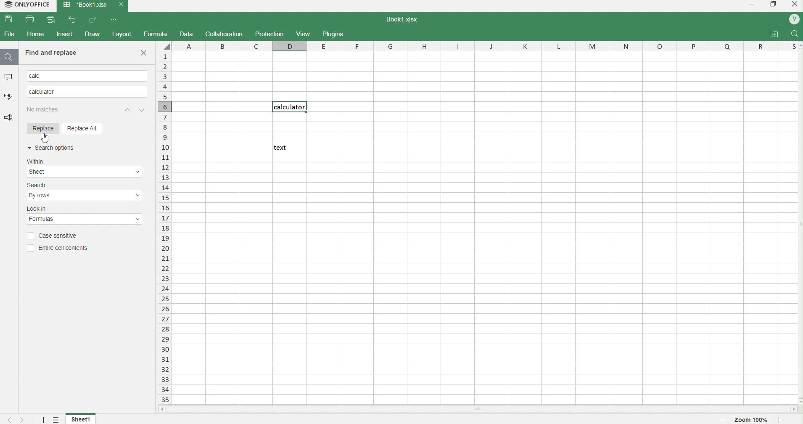  I want to click on print preview, so click(52, 20).